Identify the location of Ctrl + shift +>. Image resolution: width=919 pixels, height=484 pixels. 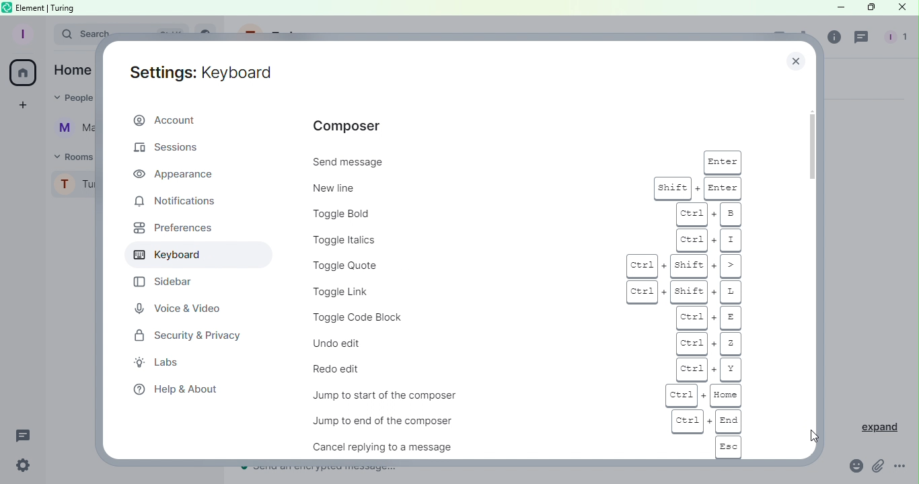
(686, 268).